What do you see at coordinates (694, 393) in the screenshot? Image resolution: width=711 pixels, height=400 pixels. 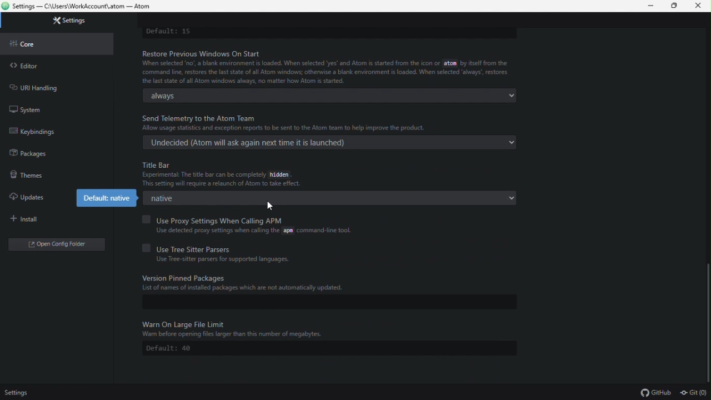 I see `git` at bounding box center [694, 393].